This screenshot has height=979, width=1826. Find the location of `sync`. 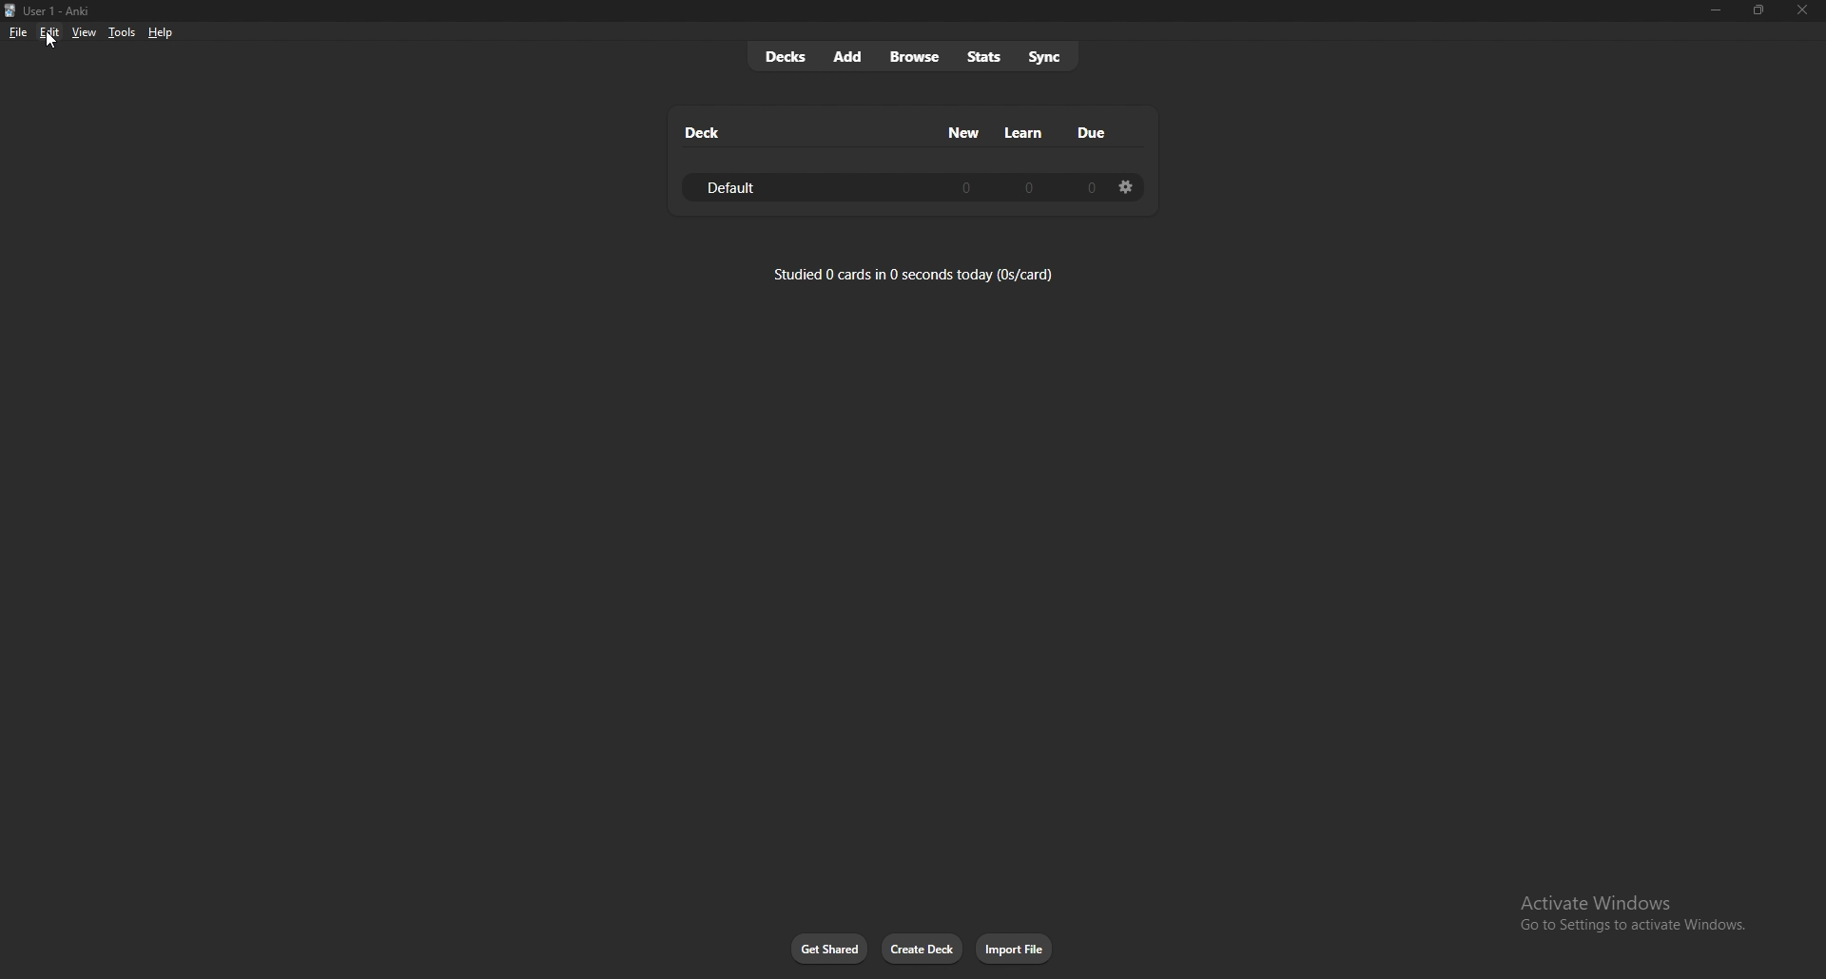

sync is located at coordinates (1045, 58).